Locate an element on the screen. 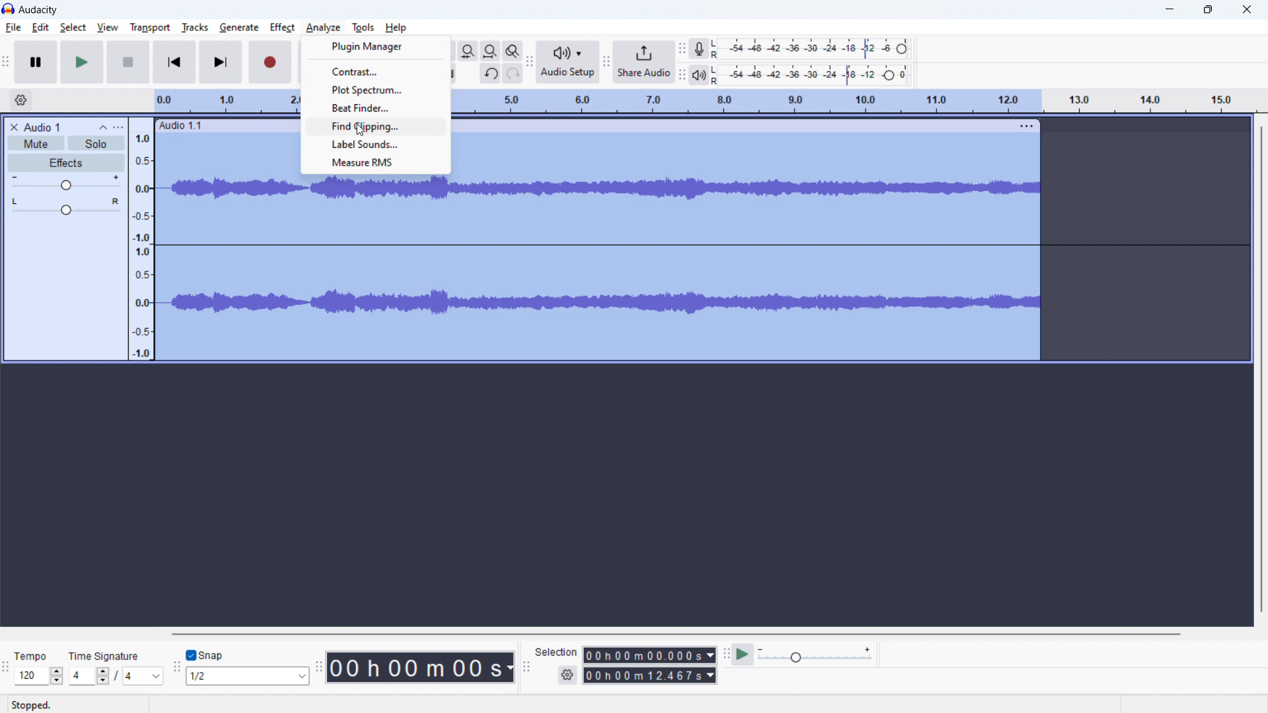 This screenshot has width=1268, height=713. balance is located at coordinates (65, 207).